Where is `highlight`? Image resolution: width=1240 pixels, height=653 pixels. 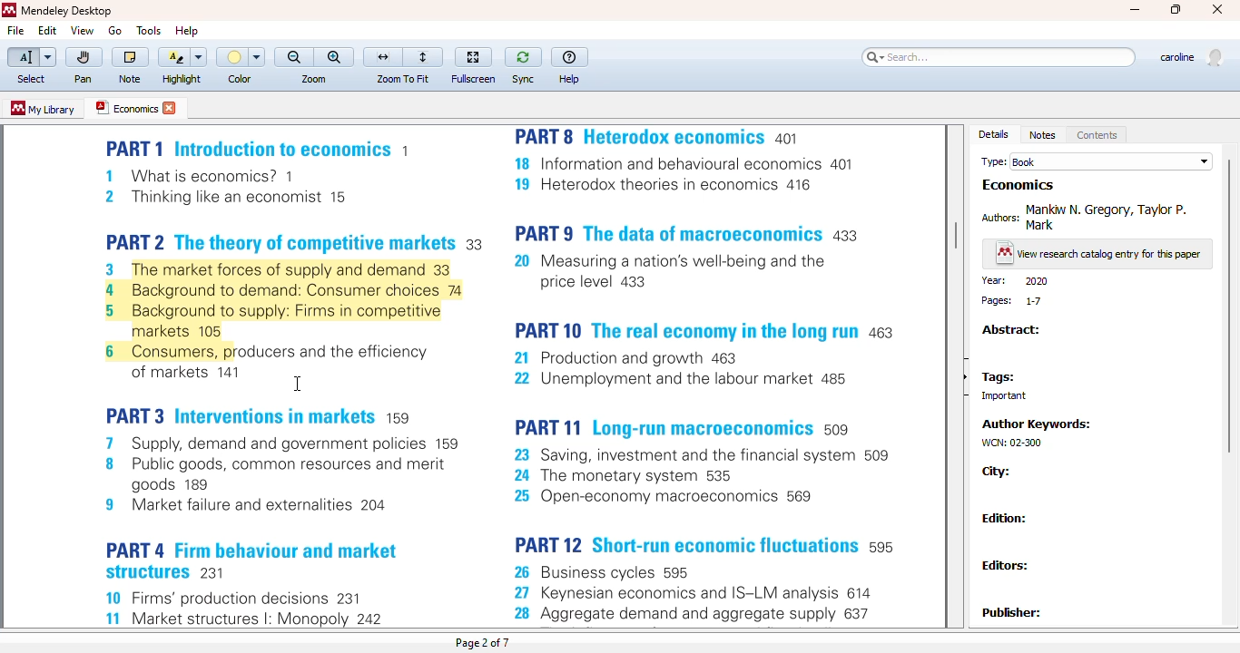
highlight is located at coordinates (182, 79).